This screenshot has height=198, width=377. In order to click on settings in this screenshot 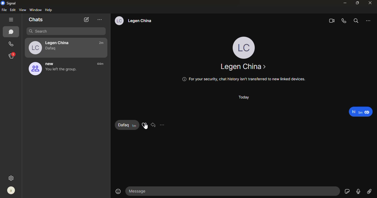, I will do `click(12, 178)`.